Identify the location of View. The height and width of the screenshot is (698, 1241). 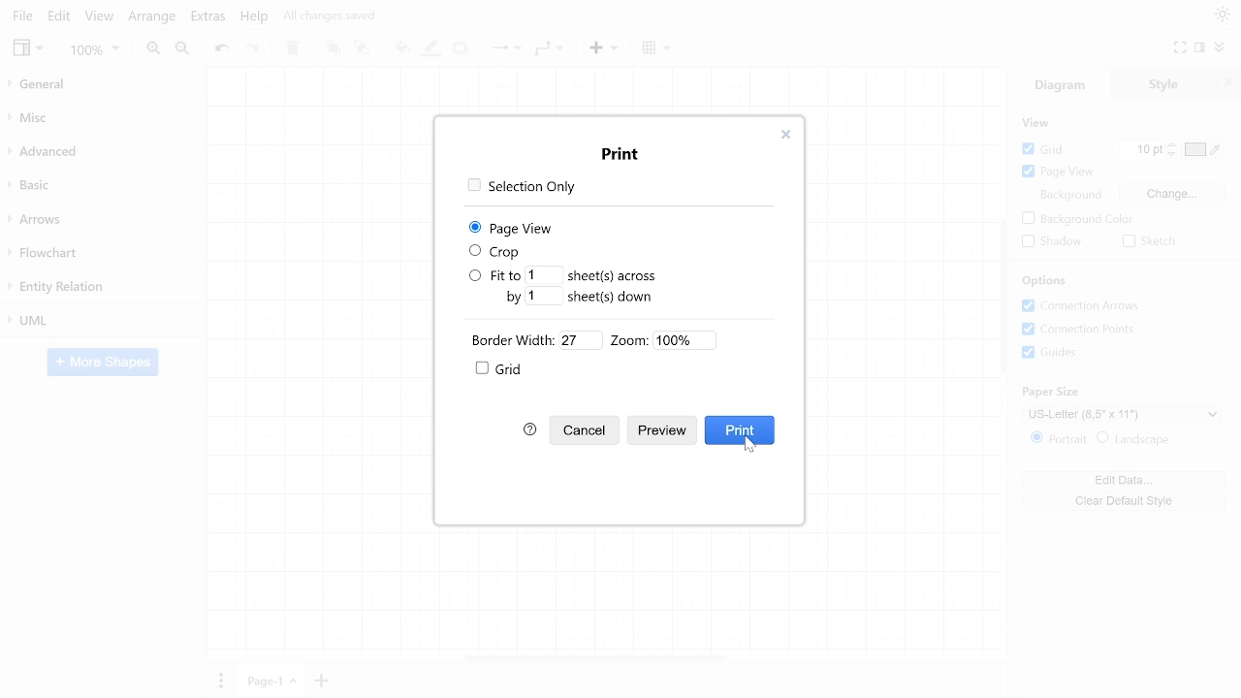
(1036, 123).